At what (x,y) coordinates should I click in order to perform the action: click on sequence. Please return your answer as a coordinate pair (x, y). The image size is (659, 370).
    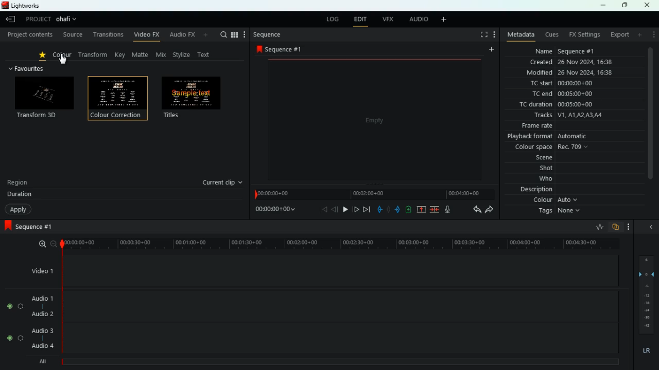
    Looking at the image, I should click on (268, 35).